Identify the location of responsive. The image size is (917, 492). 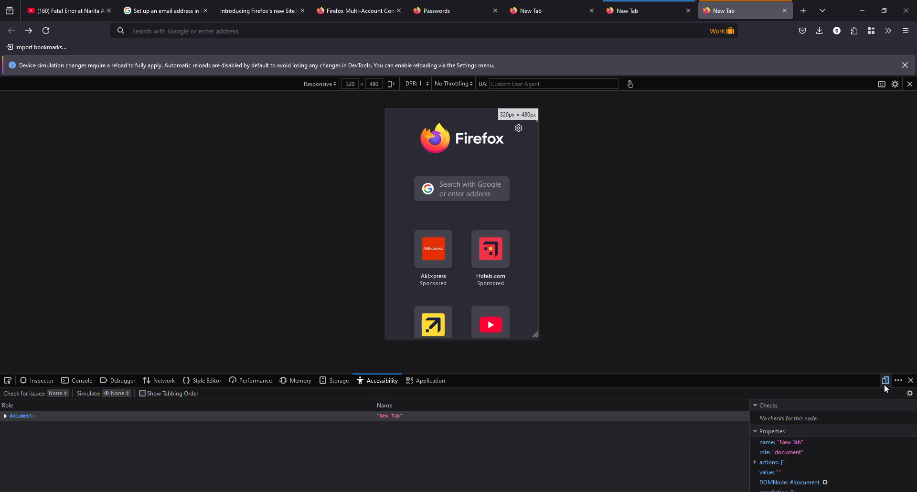
(320, 84).